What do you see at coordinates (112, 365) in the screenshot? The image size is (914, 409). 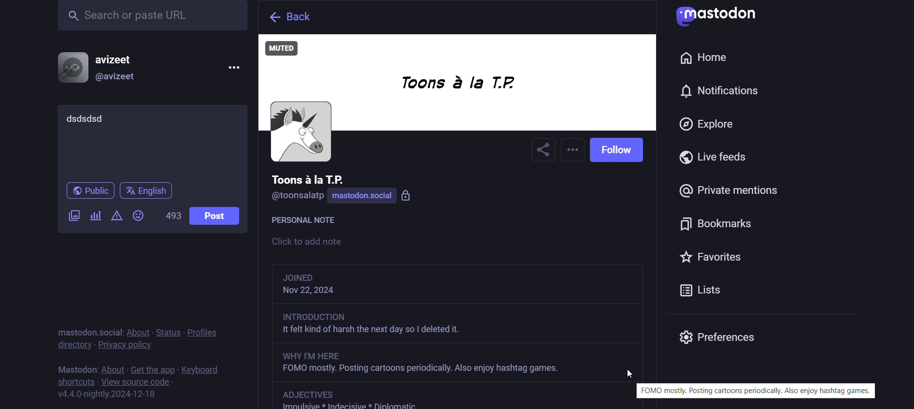 I see `about` at bounding box center [112, 365].